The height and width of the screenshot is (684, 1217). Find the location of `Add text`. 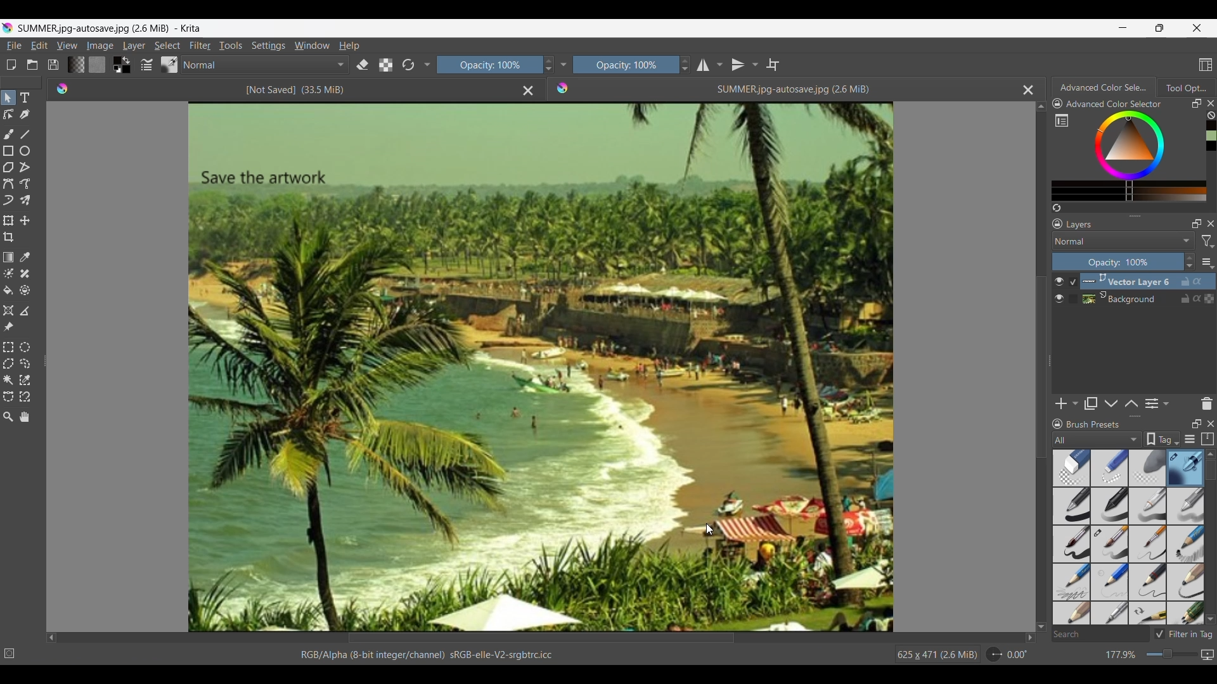

Add text is located at coordinates (25, 98).